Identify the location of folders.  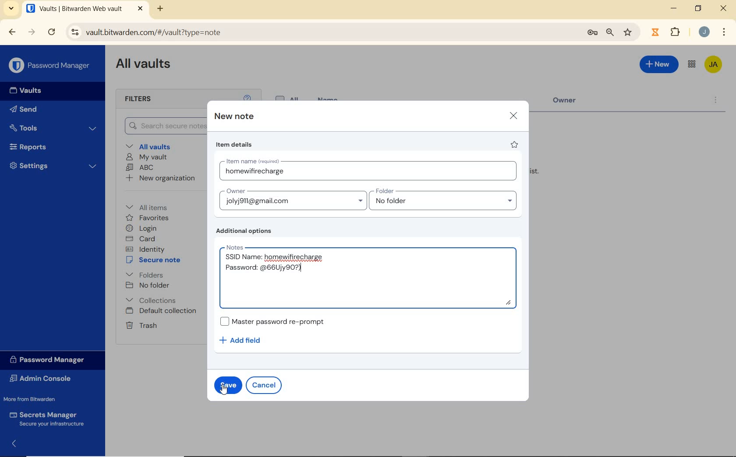
(144, 274).